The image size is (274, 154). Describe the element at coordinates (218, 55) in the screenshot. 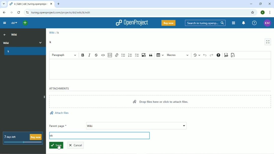

I see `Text formatting help` at that location.